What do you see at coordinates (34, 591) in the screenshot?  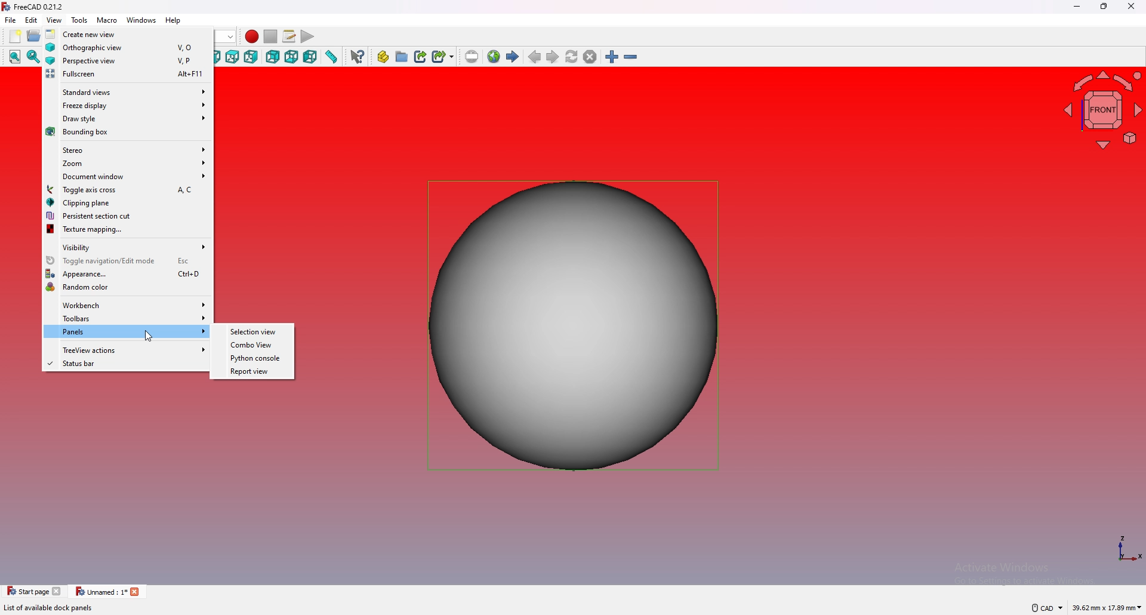 I see `tab 1` at bounding box center [34, 591].